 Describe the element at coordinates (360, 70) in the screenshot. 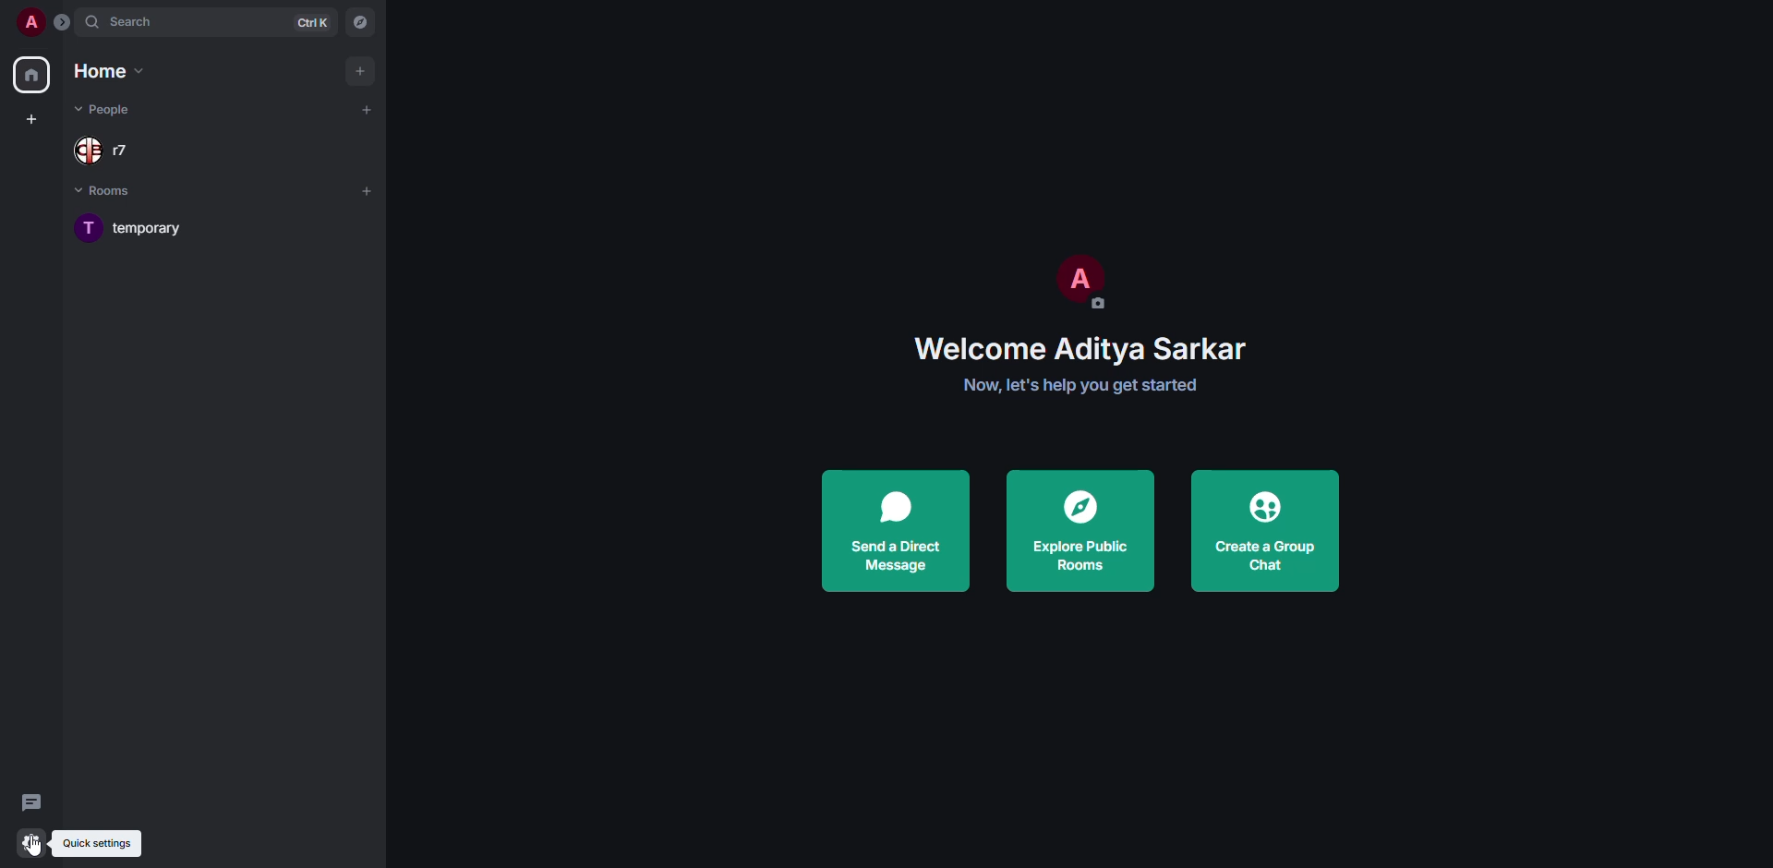

I see `add` at that location.